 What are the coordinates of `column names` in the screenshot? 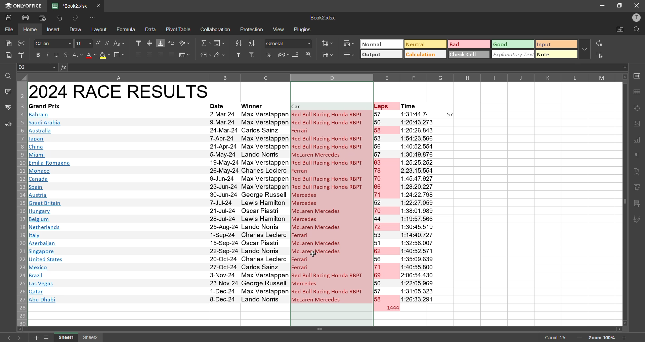 It's located at (323, 77).